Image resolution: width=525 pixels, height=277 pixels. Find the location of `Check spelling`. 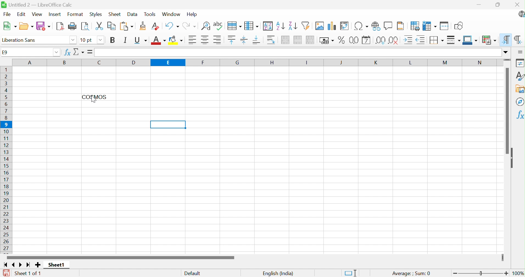

Check spelling is located at coordinates (218, 26).